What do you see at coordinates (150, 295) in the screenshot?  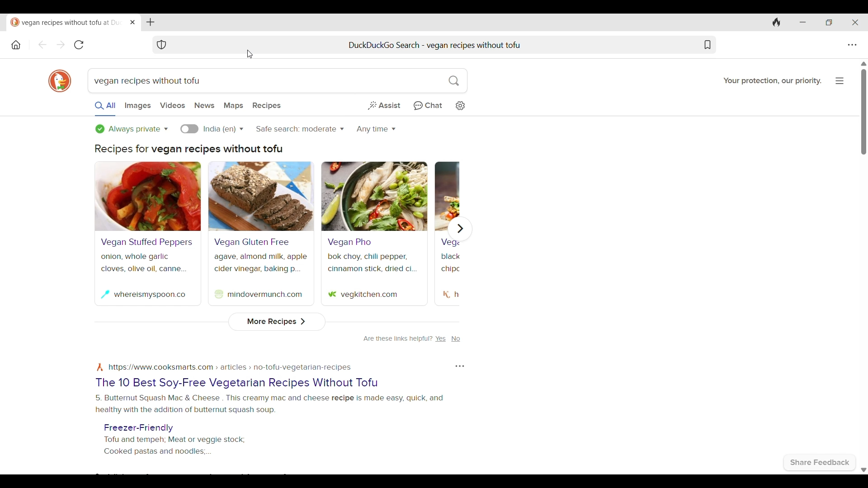 I see `whereismyspoon.co` at bounding box center [150, 295].